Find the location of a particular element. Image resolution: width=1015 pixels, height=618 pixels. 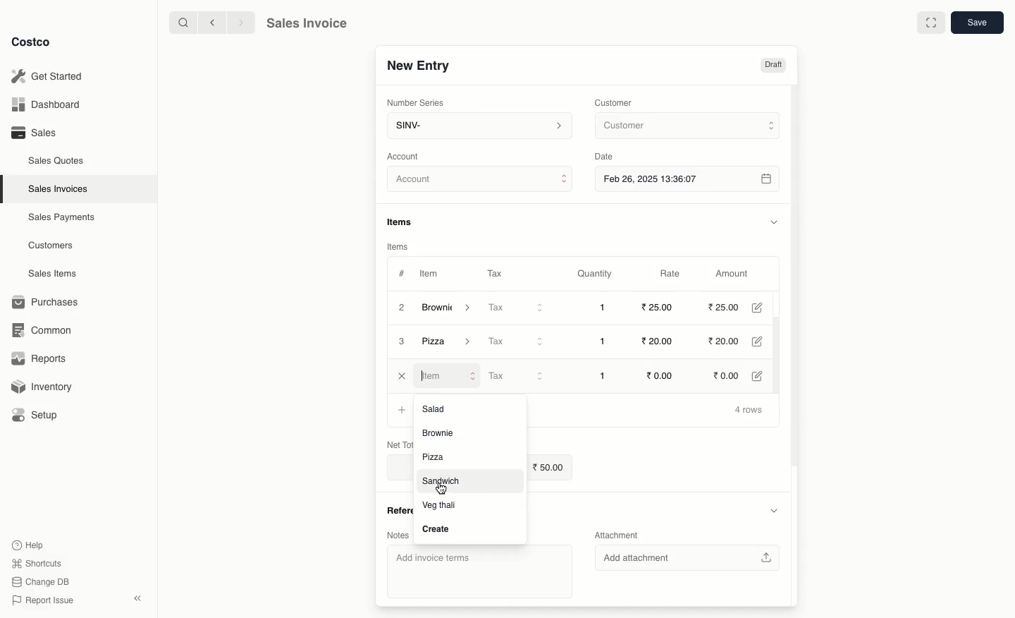

Sales is located at coordinates (33, 133).